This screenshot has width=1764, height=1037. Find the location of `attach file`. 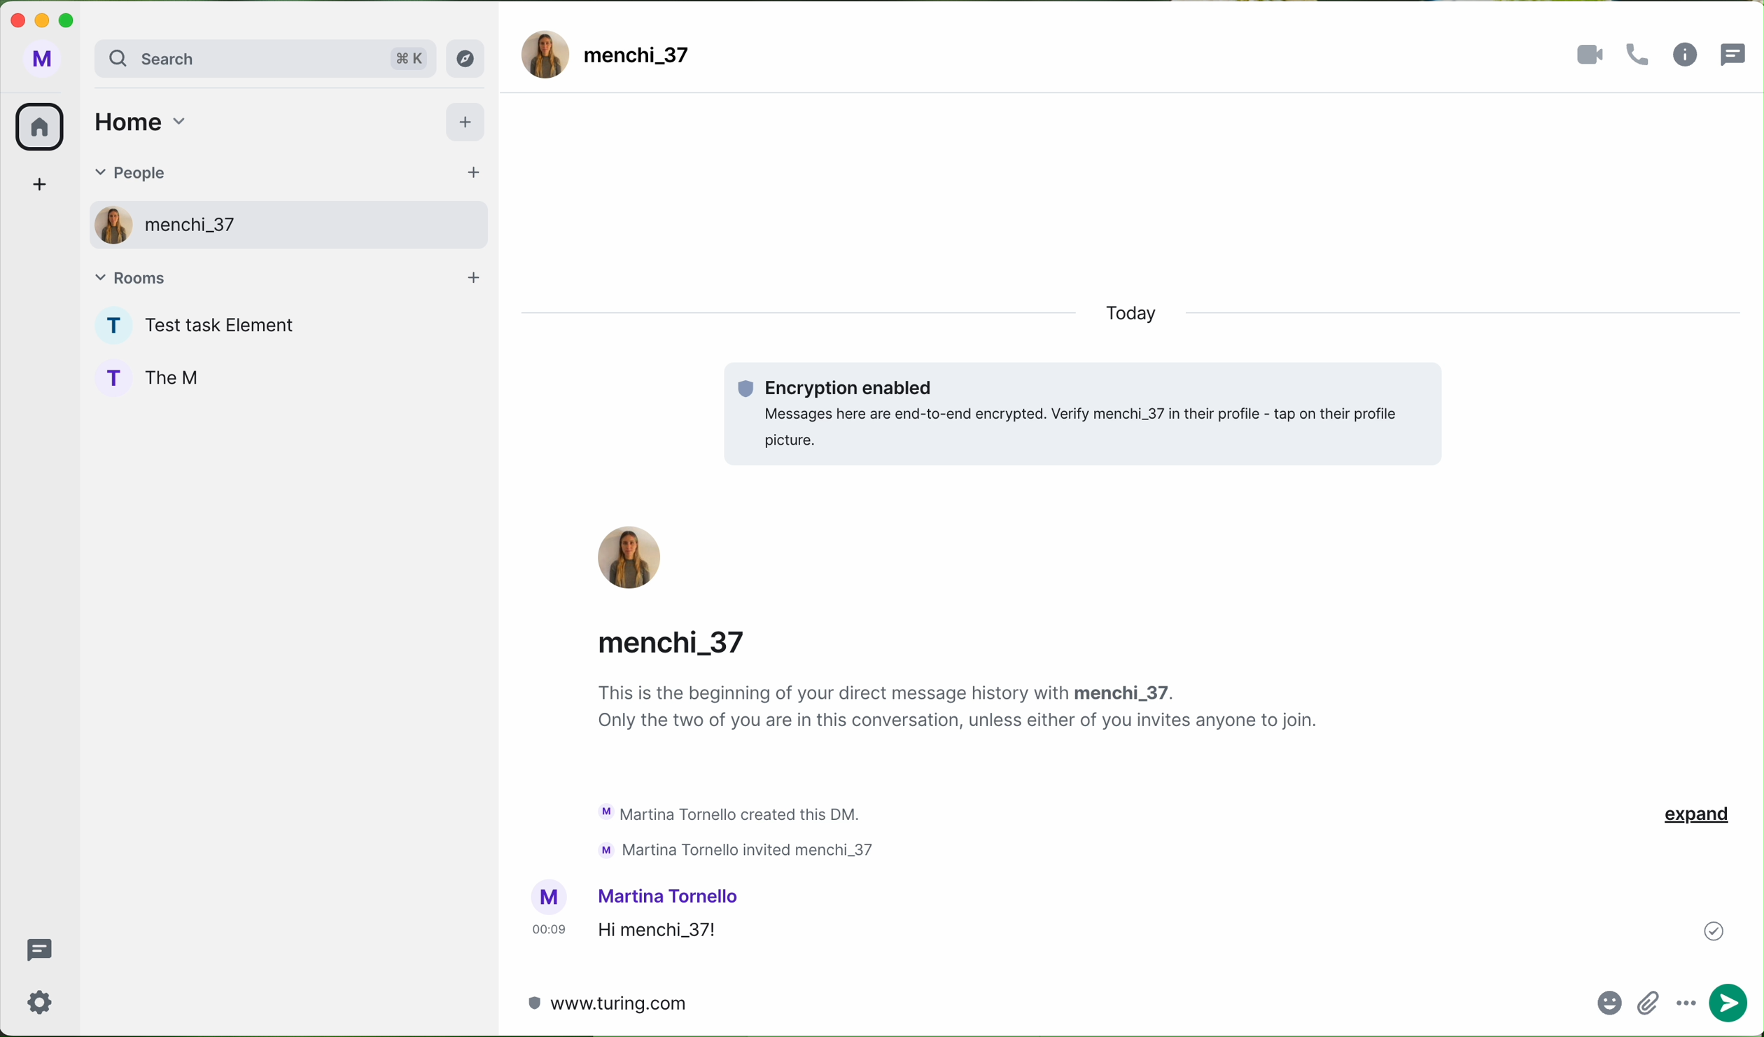

attach file is located at coordinates (1653, 1005).